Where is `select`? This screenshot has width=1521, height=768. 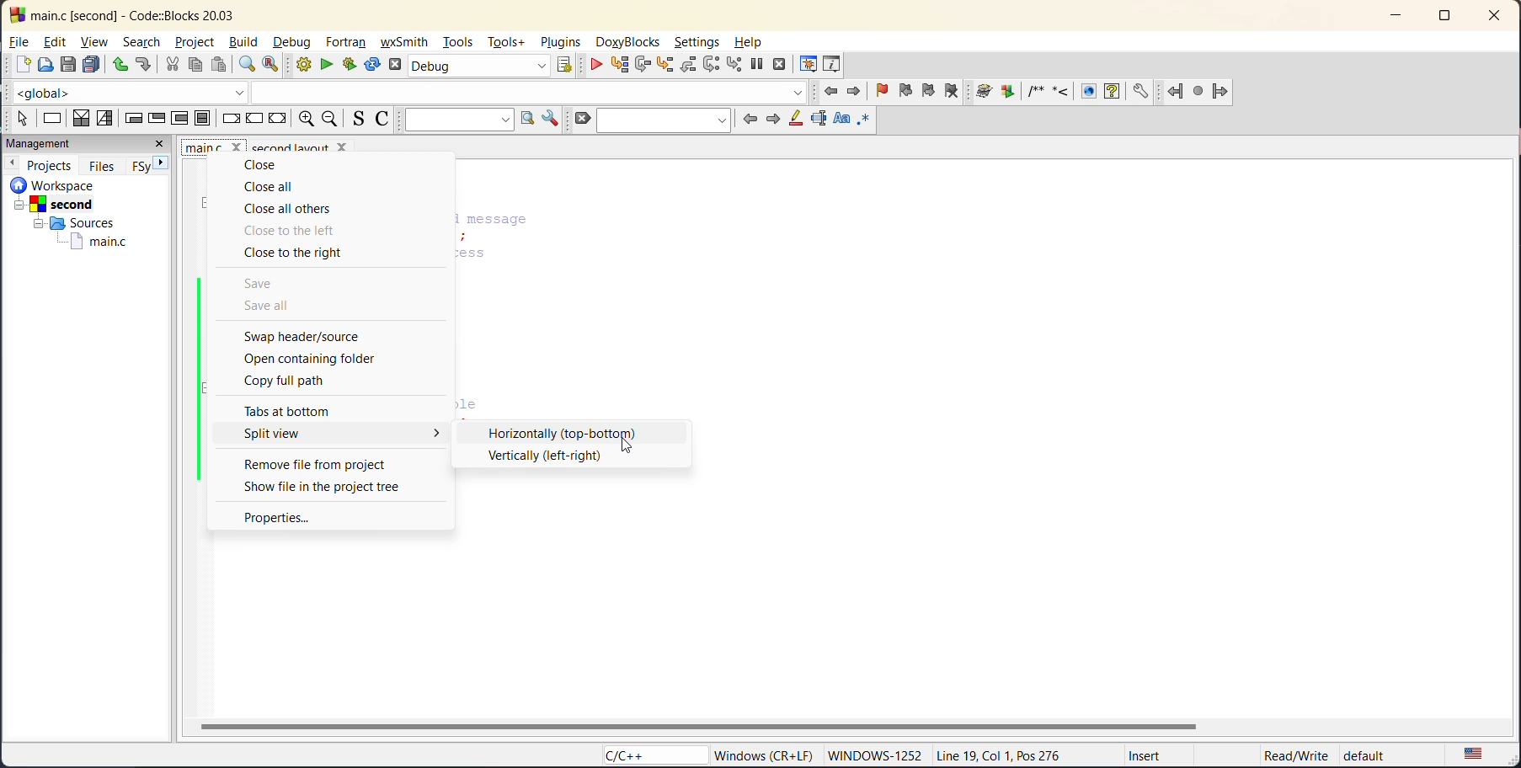
select is located at coordinates (20, 119).